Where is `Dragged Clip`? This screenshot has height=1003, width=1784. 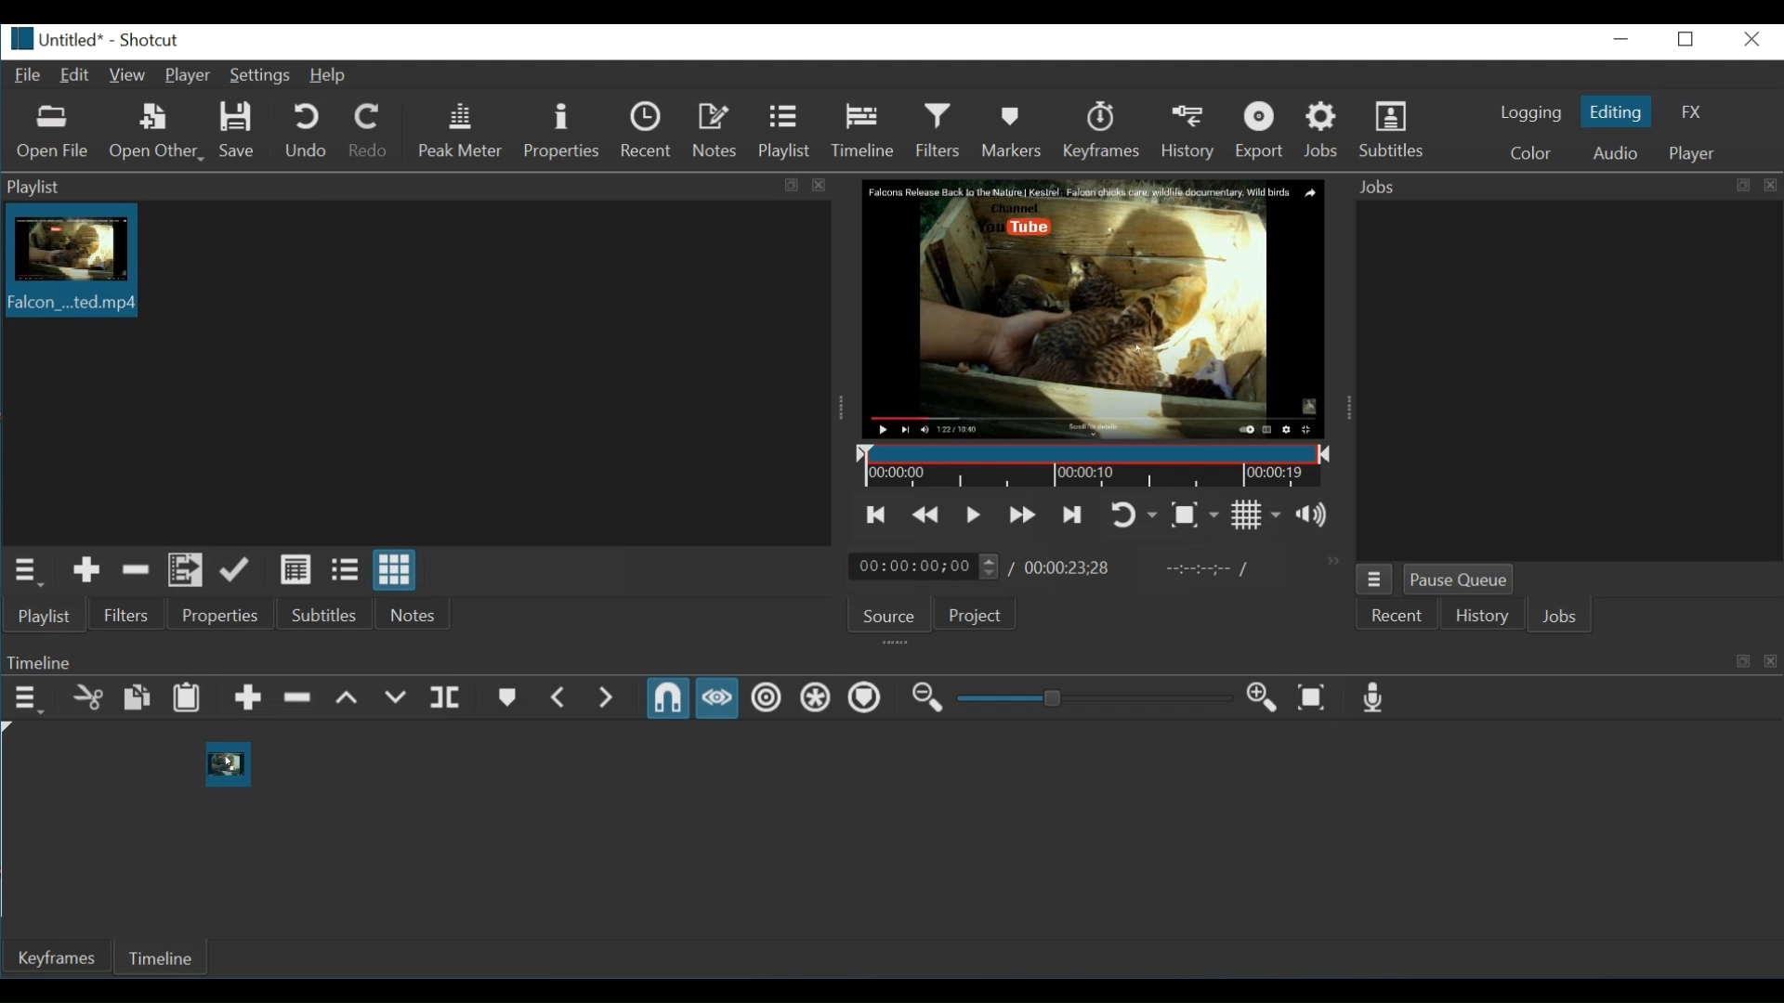
Dragged Clip is located at coordinates (227, 762).